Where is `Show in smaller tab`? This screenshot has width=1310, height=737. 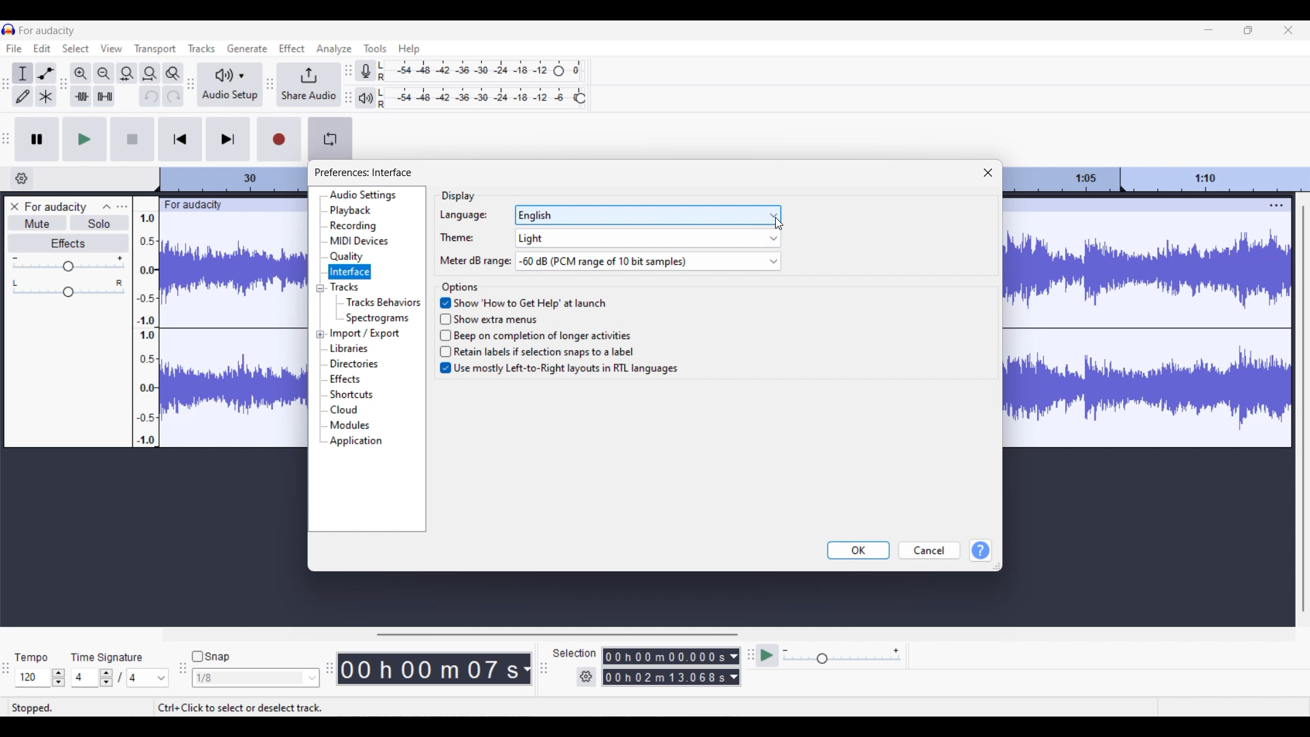
Show in smaller tab is located at coordinates (1248, 30).